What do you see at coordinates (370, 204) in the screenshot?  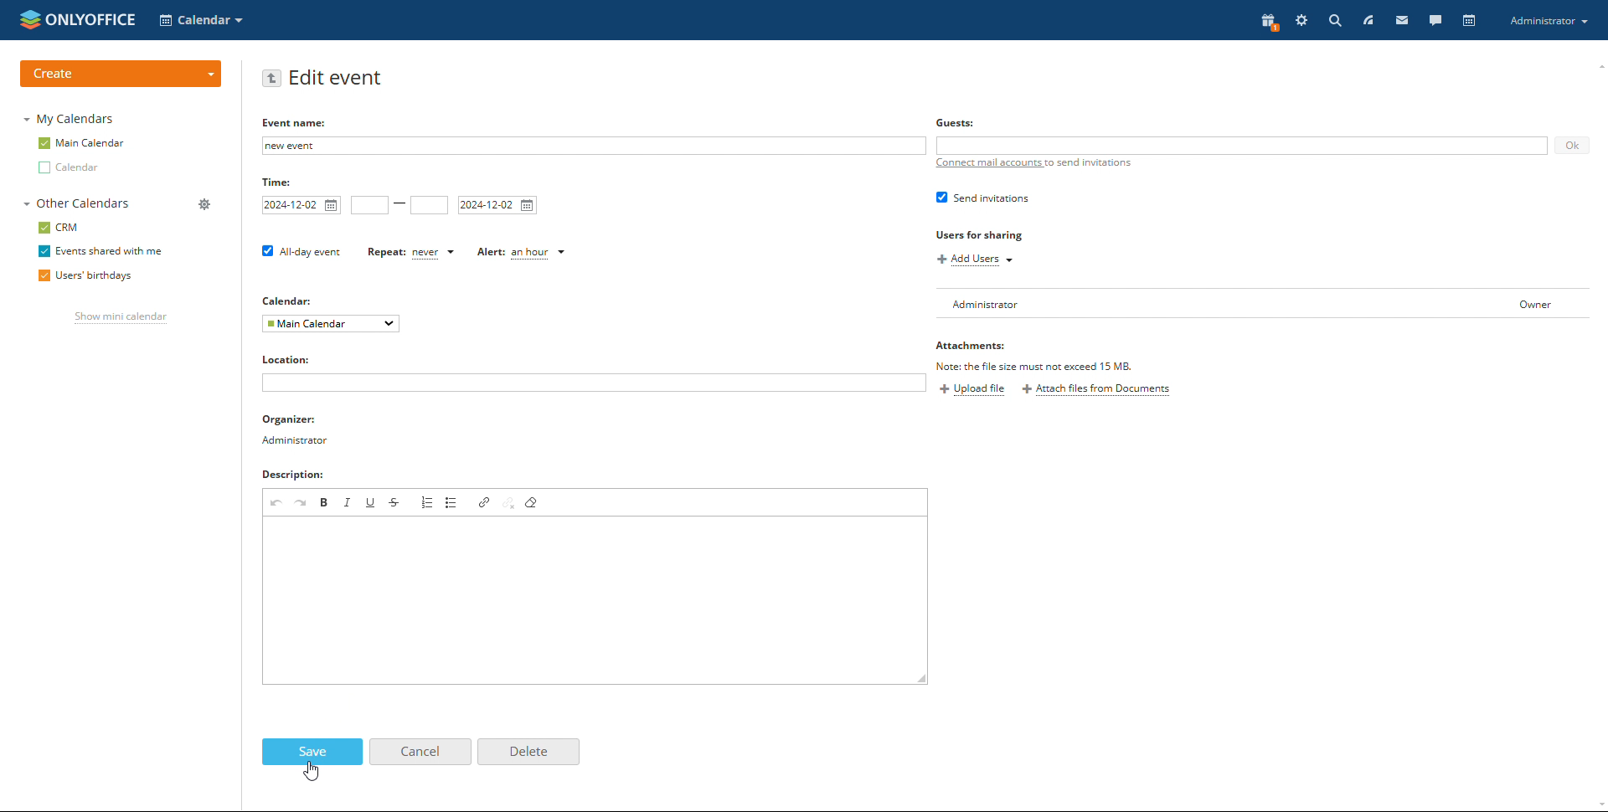 I see `start time` at bounding box center [370, 204].